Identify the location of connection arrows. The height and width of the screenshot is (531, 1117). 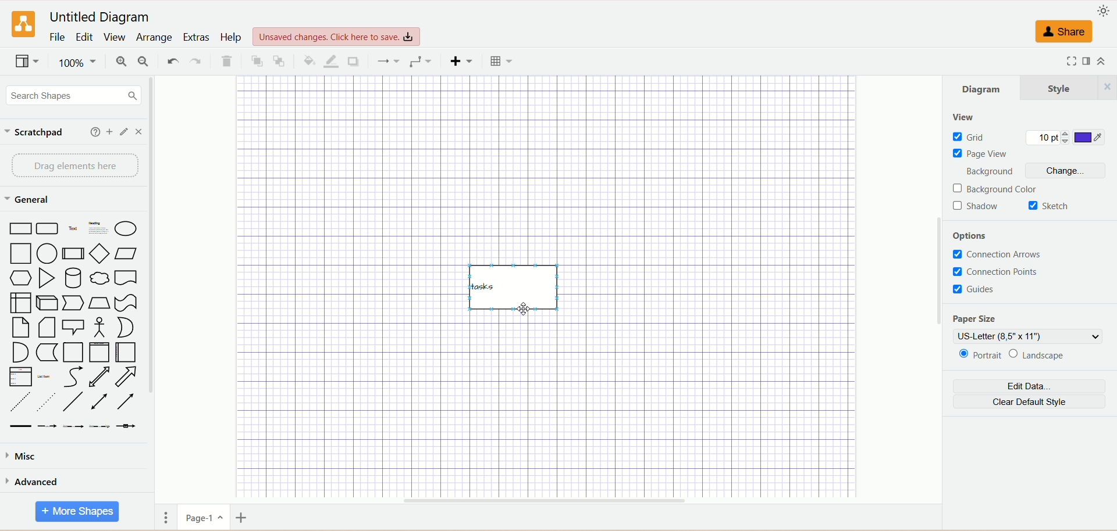
(1007, 254).